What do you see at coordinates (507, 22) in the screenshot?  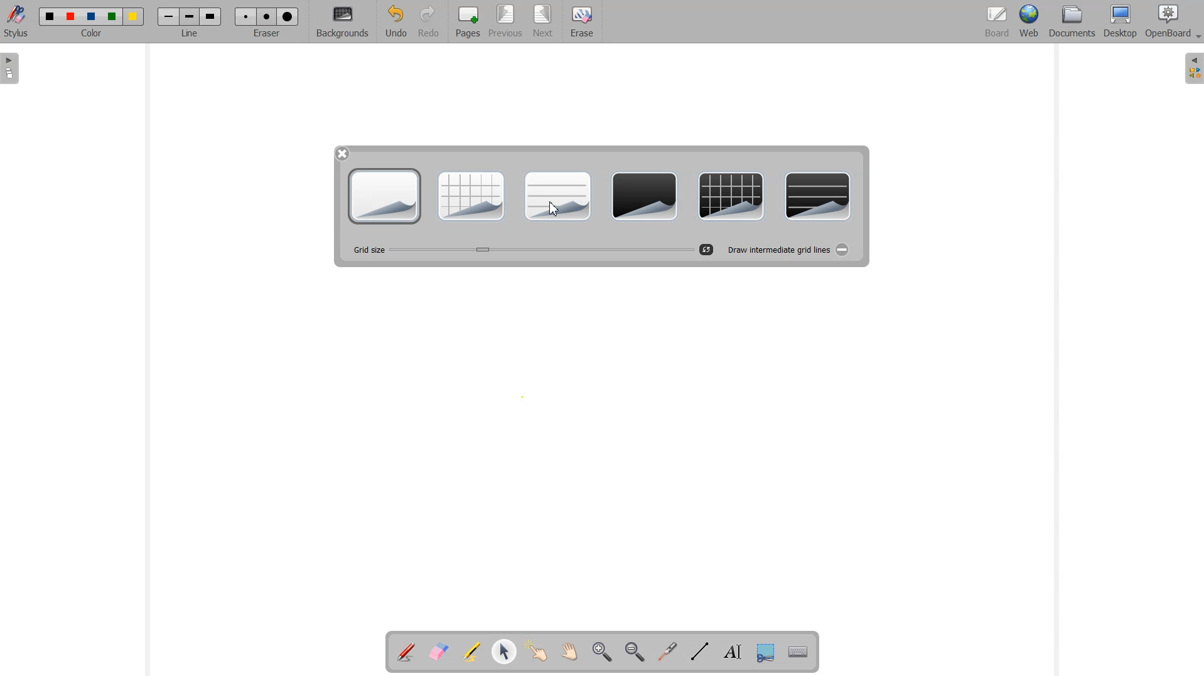 I see `Previous` at bounding box center [507, 22].